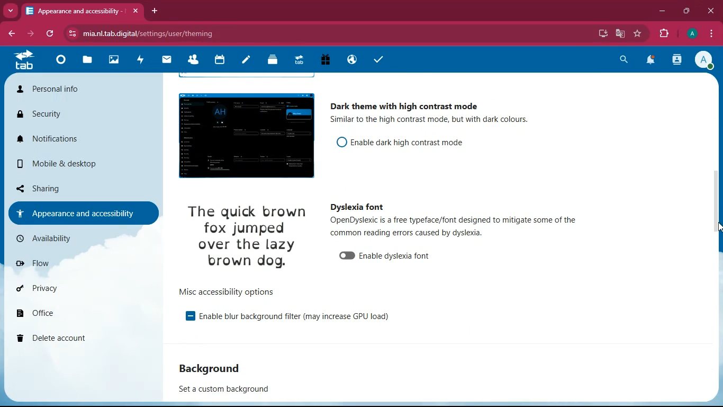  I want to click on cursor, so click(715, 226).